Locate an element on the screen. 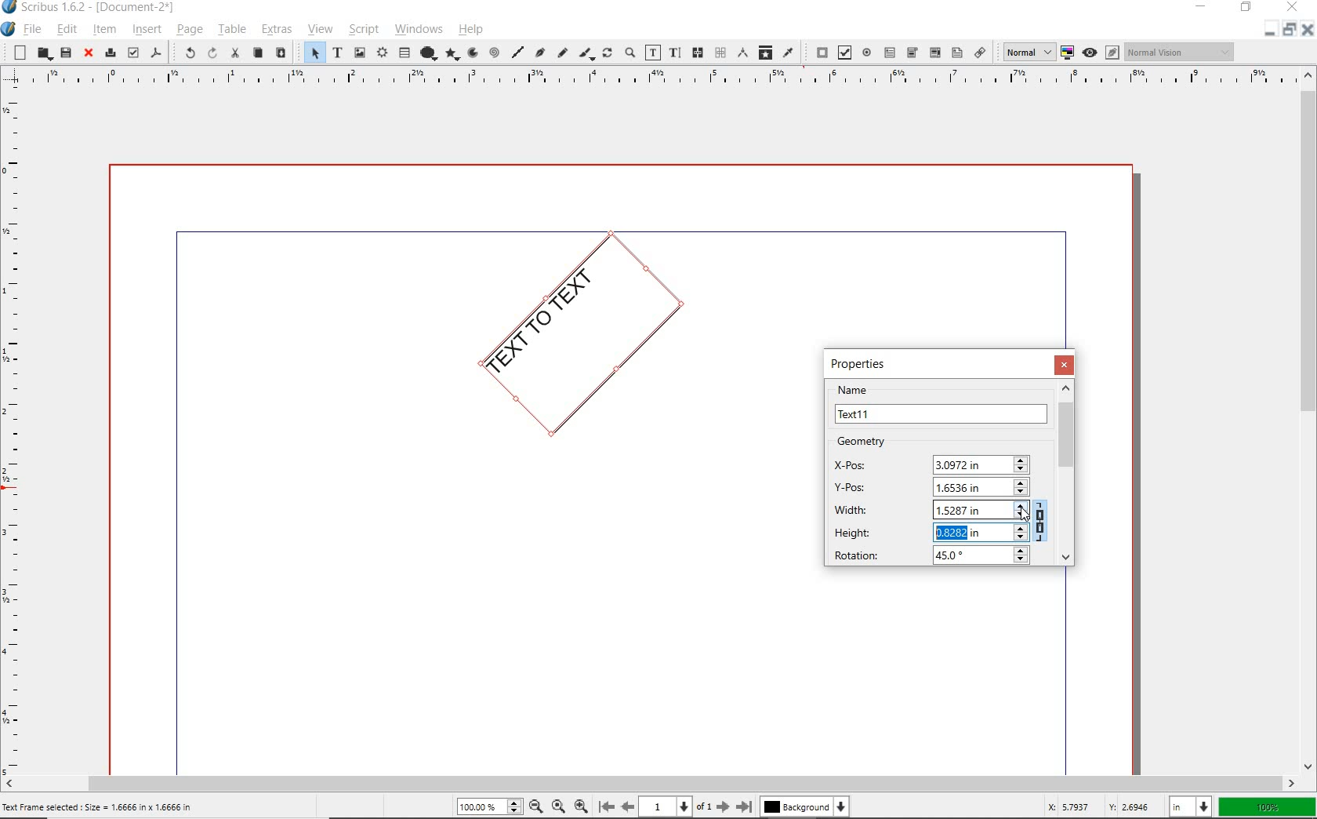  save as pdf is located at coordinates (156, 54).